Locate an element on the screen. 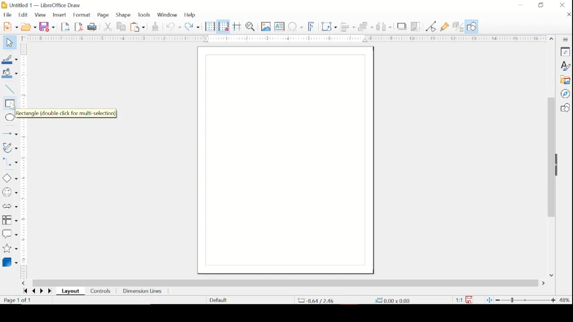  dimension lines is located at coordinates (143, 292).